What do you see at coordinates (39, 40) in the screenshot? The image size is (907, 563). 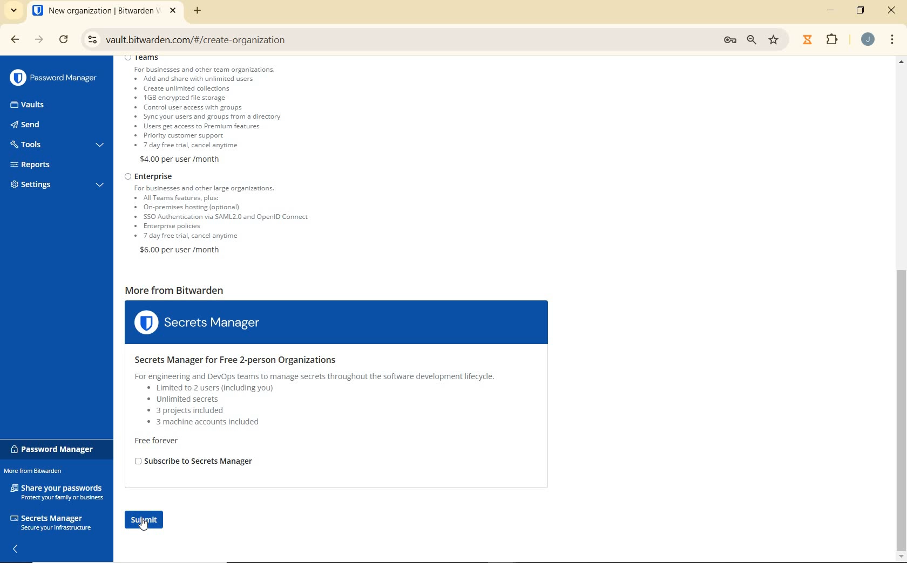 I see `FORWARD` at bounding box center [39, 40].